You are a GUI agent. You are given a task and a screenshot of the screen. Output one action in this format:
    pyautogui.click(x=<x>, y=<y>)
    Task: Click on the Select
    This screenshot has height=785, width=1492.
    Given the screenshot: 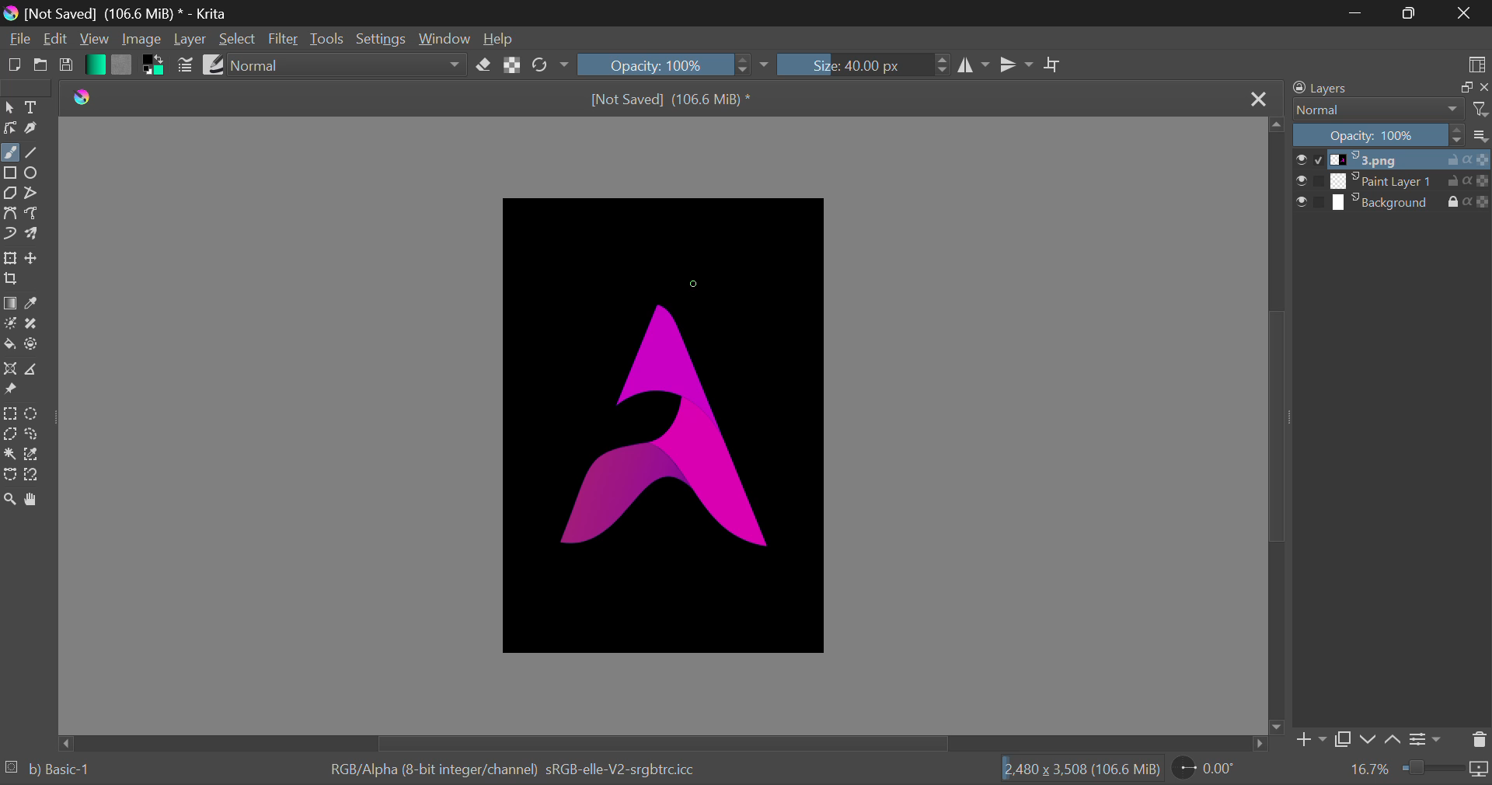 What is the action you would take?
    pyautogui.click(x=9, y=109)
    